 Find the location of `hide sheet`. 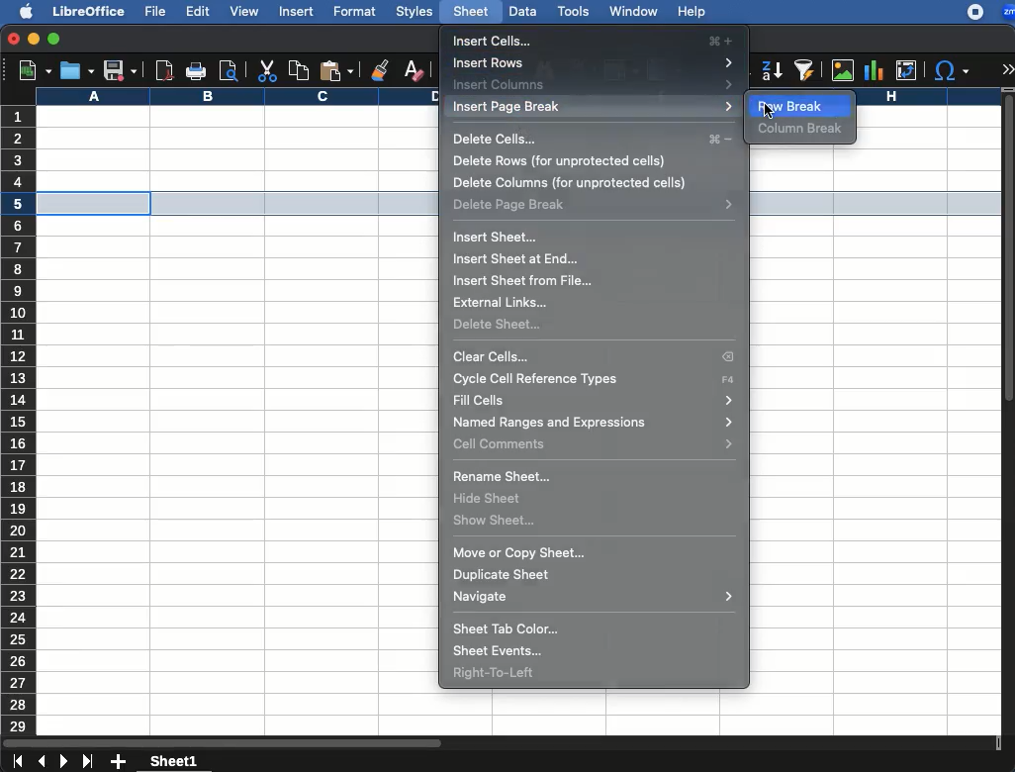

hide sheet is located at coordinates (488, 499).